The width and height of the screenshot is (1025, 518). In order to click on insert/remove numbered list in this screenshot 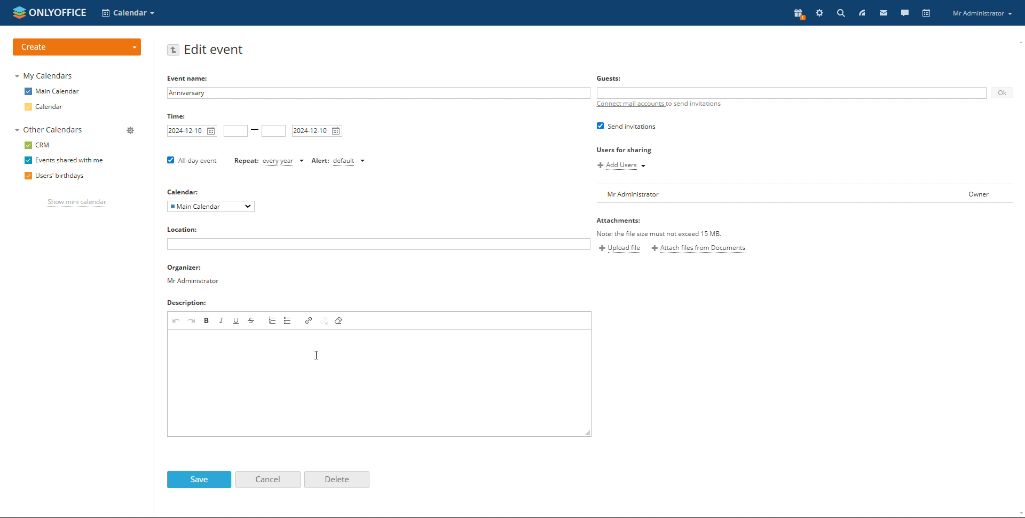, I will do `click(272, 320)`.